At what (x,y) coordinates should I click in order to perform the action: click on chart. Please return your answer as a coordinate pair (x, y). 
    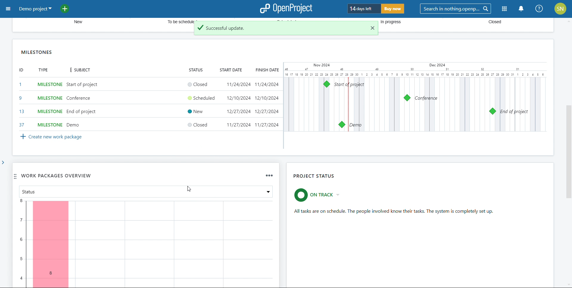
    Looking at the image, I should click on (146, 244).